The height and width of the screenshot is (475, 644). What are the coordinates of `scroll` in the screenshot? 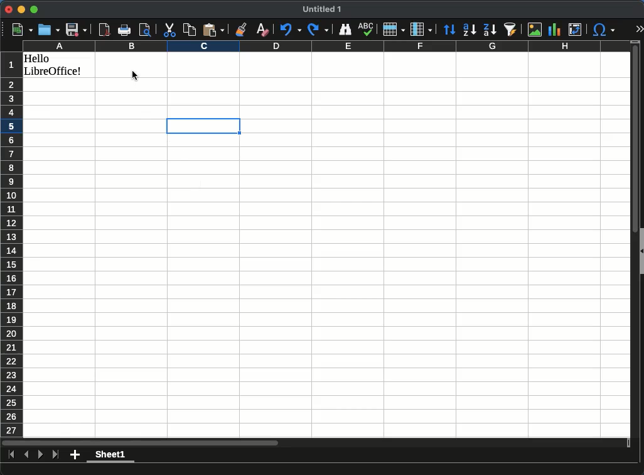 It's located at (631, 239).